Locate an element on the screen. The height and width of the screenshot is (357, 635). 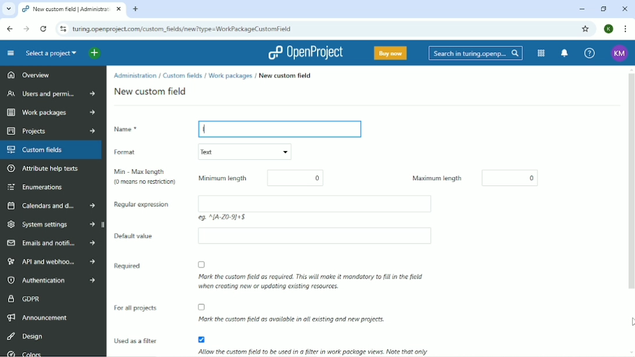
Min-Max length (0 means no restriction is located at coordinates (144, 178).